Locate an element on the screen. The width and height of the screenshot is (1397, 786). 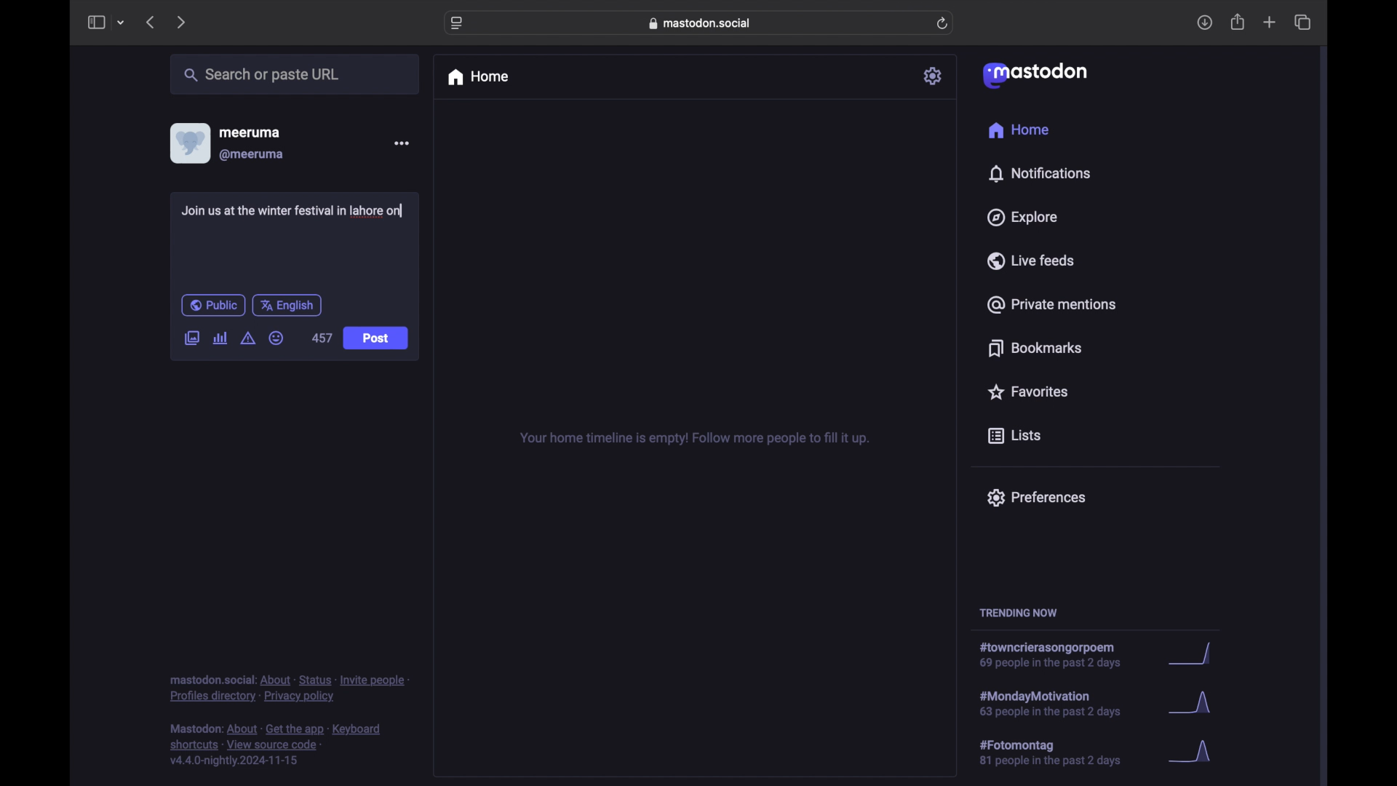
graph is located at coordinates (1194, 655).